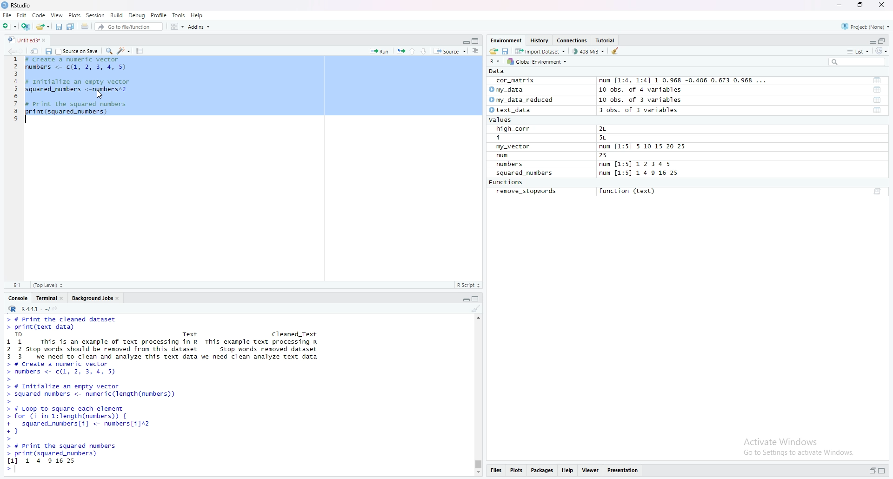  Describe the element at coordinates (507, 90) in the screenshot. I see `© my_data` at that location.